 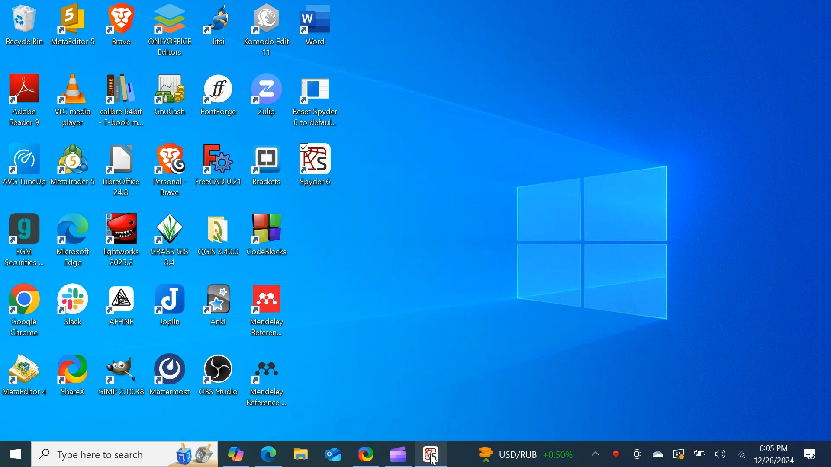 I want to click on OBS Studios Desktop Icon, so click(x=219, y=379).